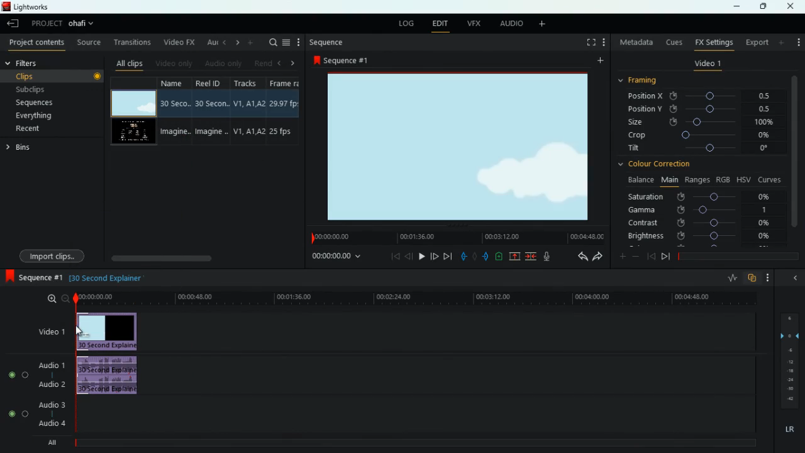 The image size is (805, 453). Describe the element at coordinates (177, 84) in the screenshot. I see `name` at that location.